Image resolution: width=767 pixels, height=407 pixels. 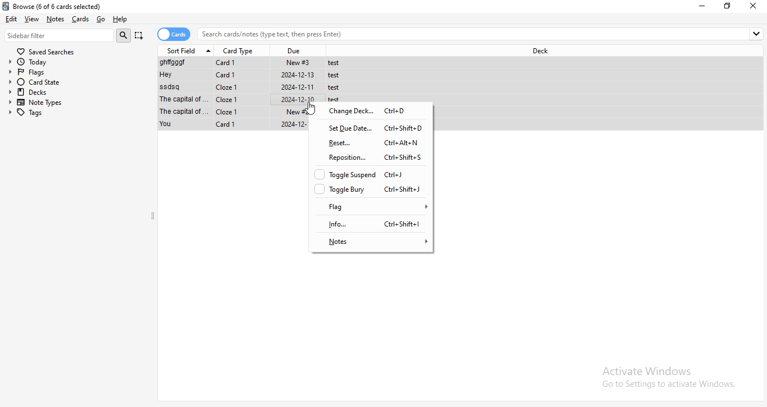 What do you see at coordinates (372, 127) in the screenshot?
I see `set due date` at bounding box center [372, 127].